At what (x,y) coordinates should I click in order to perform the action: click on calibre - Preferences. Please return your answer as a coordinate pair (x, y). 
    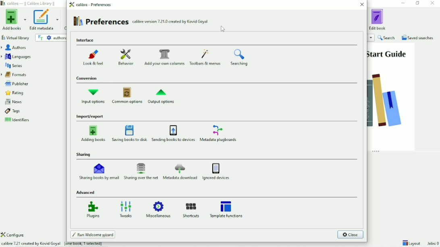
    Looking at the image, I should click on (91, 4).